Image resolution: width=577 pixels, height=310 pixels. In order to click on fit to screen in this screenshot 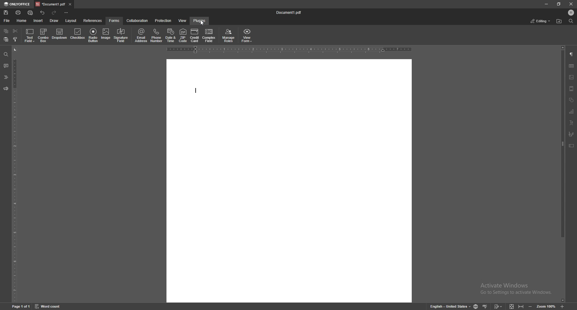, I will do `click(511, 306)`.